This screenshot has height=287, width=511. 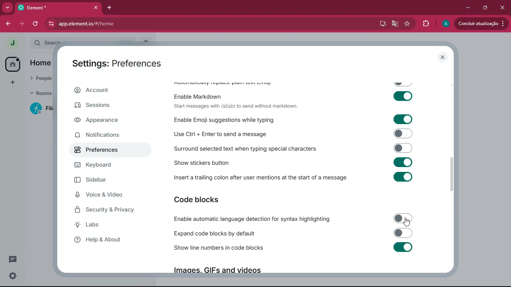 What do you see at coordinates (36, 24) in the screenshot?
I see `refresh` at bounding box center [36, 24].